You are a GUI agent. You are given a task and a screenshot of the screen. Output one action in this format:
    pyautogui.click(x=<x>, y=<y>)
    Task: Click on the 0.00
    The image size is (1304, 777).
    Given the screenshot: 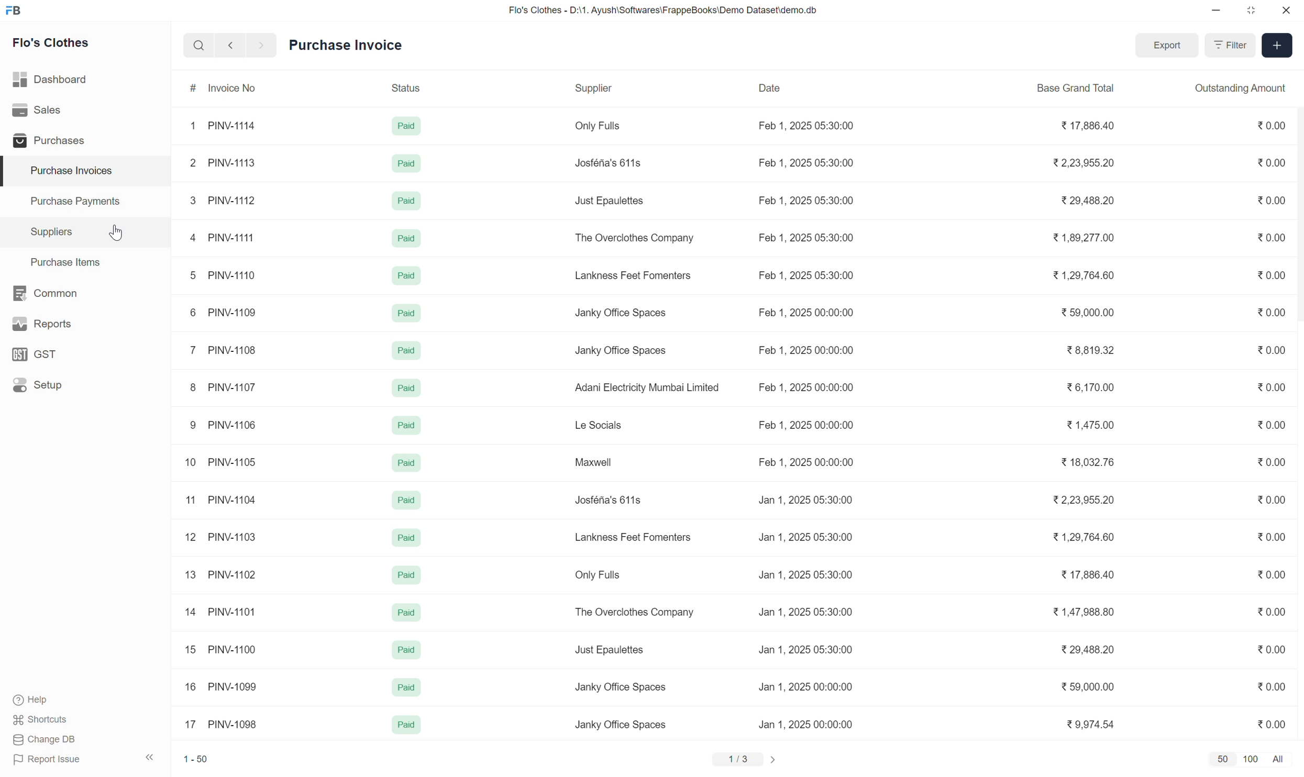 What is the action you would take?
    pyautogui.click(x=1272, y=163)
    